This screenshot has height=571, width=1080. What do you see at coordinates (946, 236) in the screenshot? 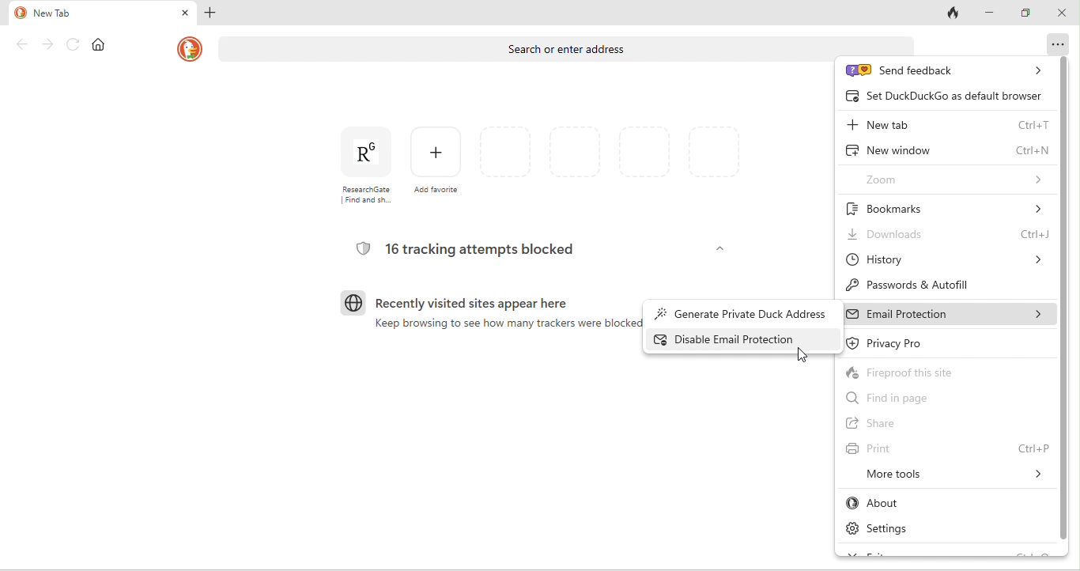
I see `downloads` at bounding box center [946, 236].